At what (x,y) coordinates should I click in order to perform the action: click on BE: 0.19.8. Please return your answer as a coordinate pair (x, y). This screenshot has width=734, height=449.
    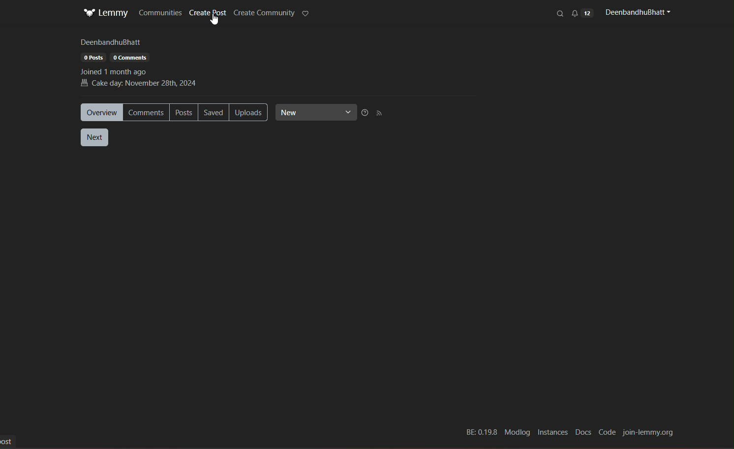
    Looking at the image, I should click on (480, 433).